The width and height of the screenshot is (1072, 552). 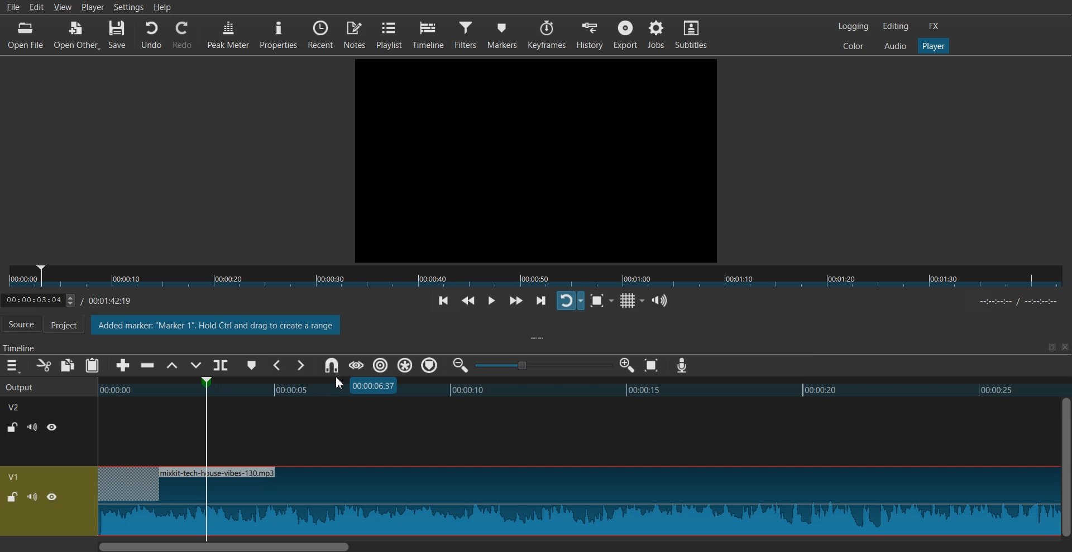 I want to click on File, so click(x=12, y=7).